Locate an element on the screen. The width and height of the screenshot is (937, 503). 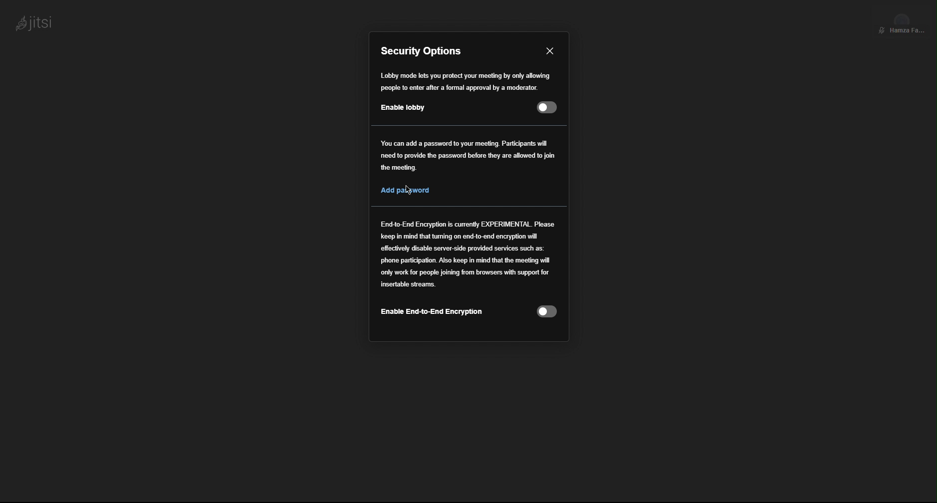
Close is located at coordinates (548, 51).